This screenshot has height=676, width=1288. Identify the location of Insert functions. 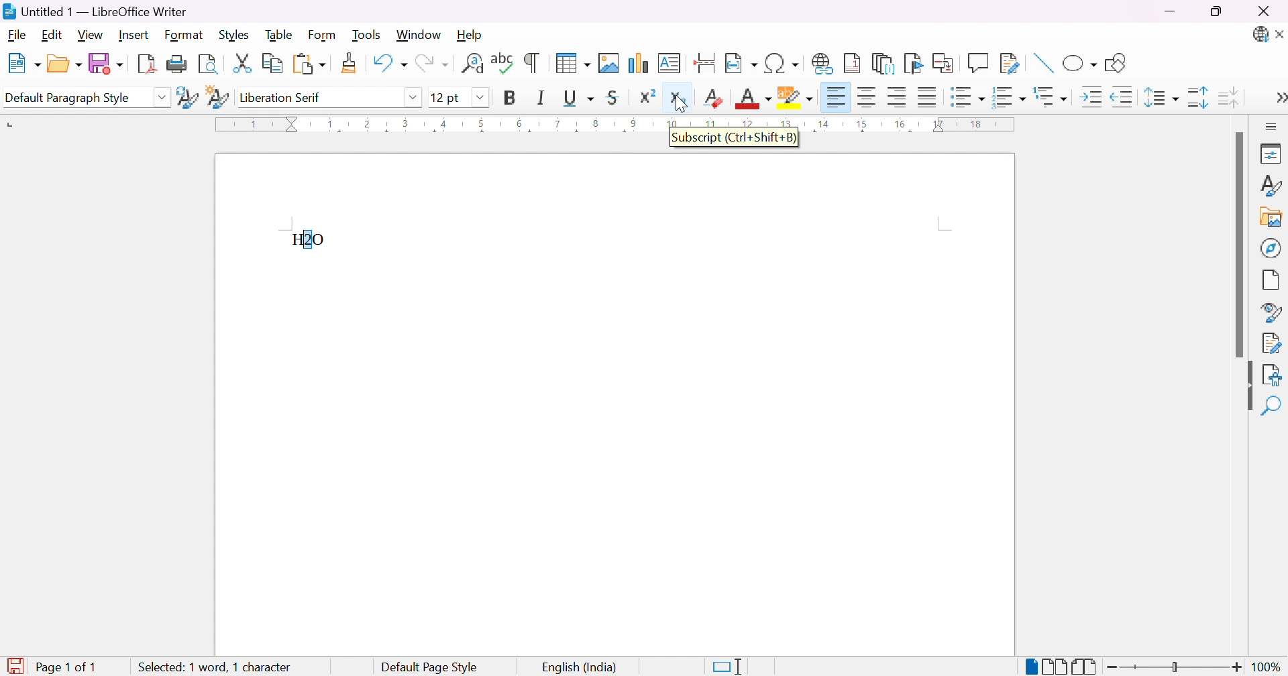
(977, 63).